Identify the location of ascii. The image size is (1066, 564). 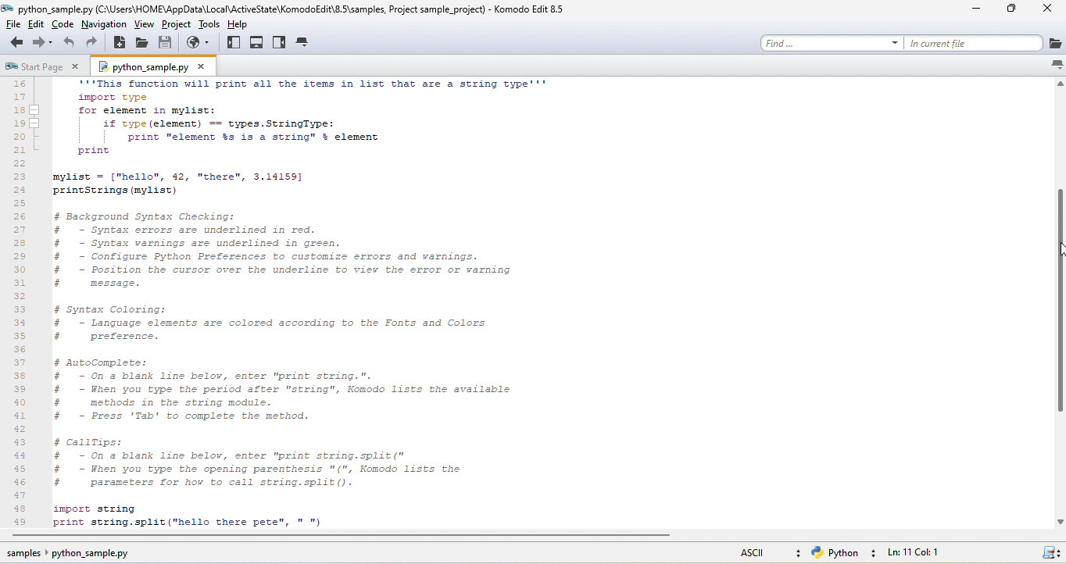
(767, 551).